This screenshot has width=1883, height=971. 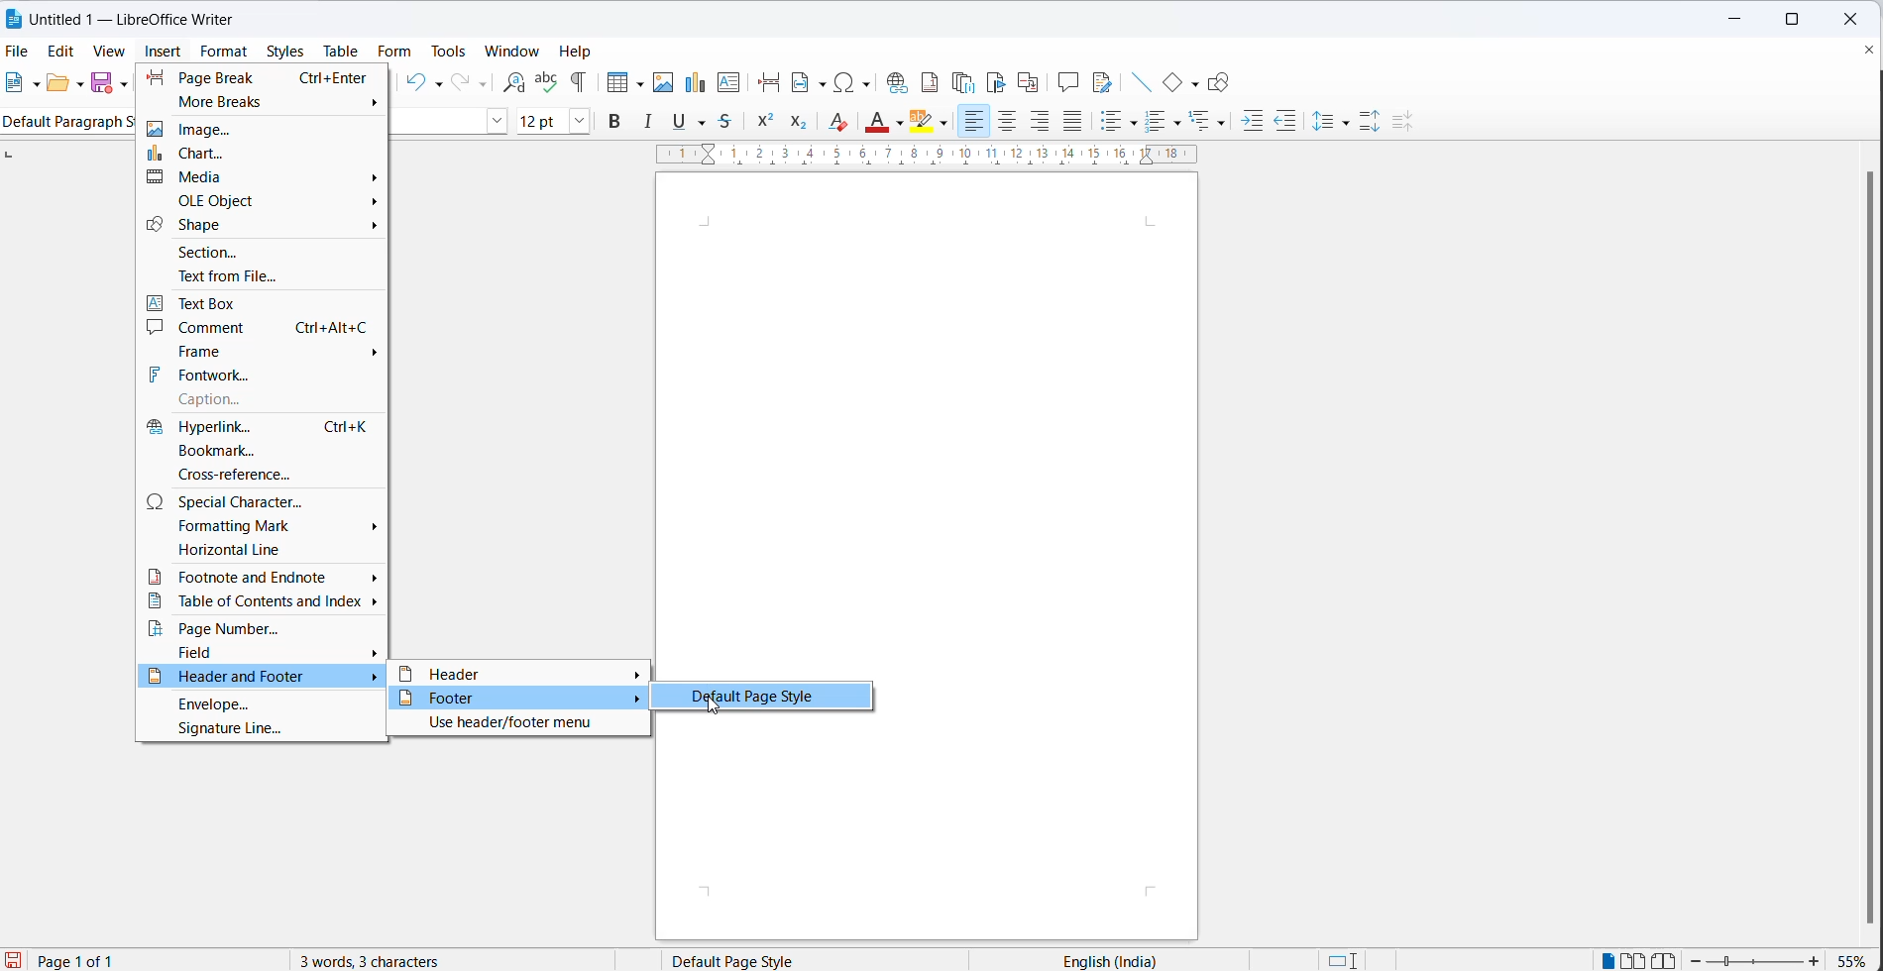 What do you see at coordinates (768, 83) in the screenshot?
I see `insert page break` at bounding box center [768, 83].